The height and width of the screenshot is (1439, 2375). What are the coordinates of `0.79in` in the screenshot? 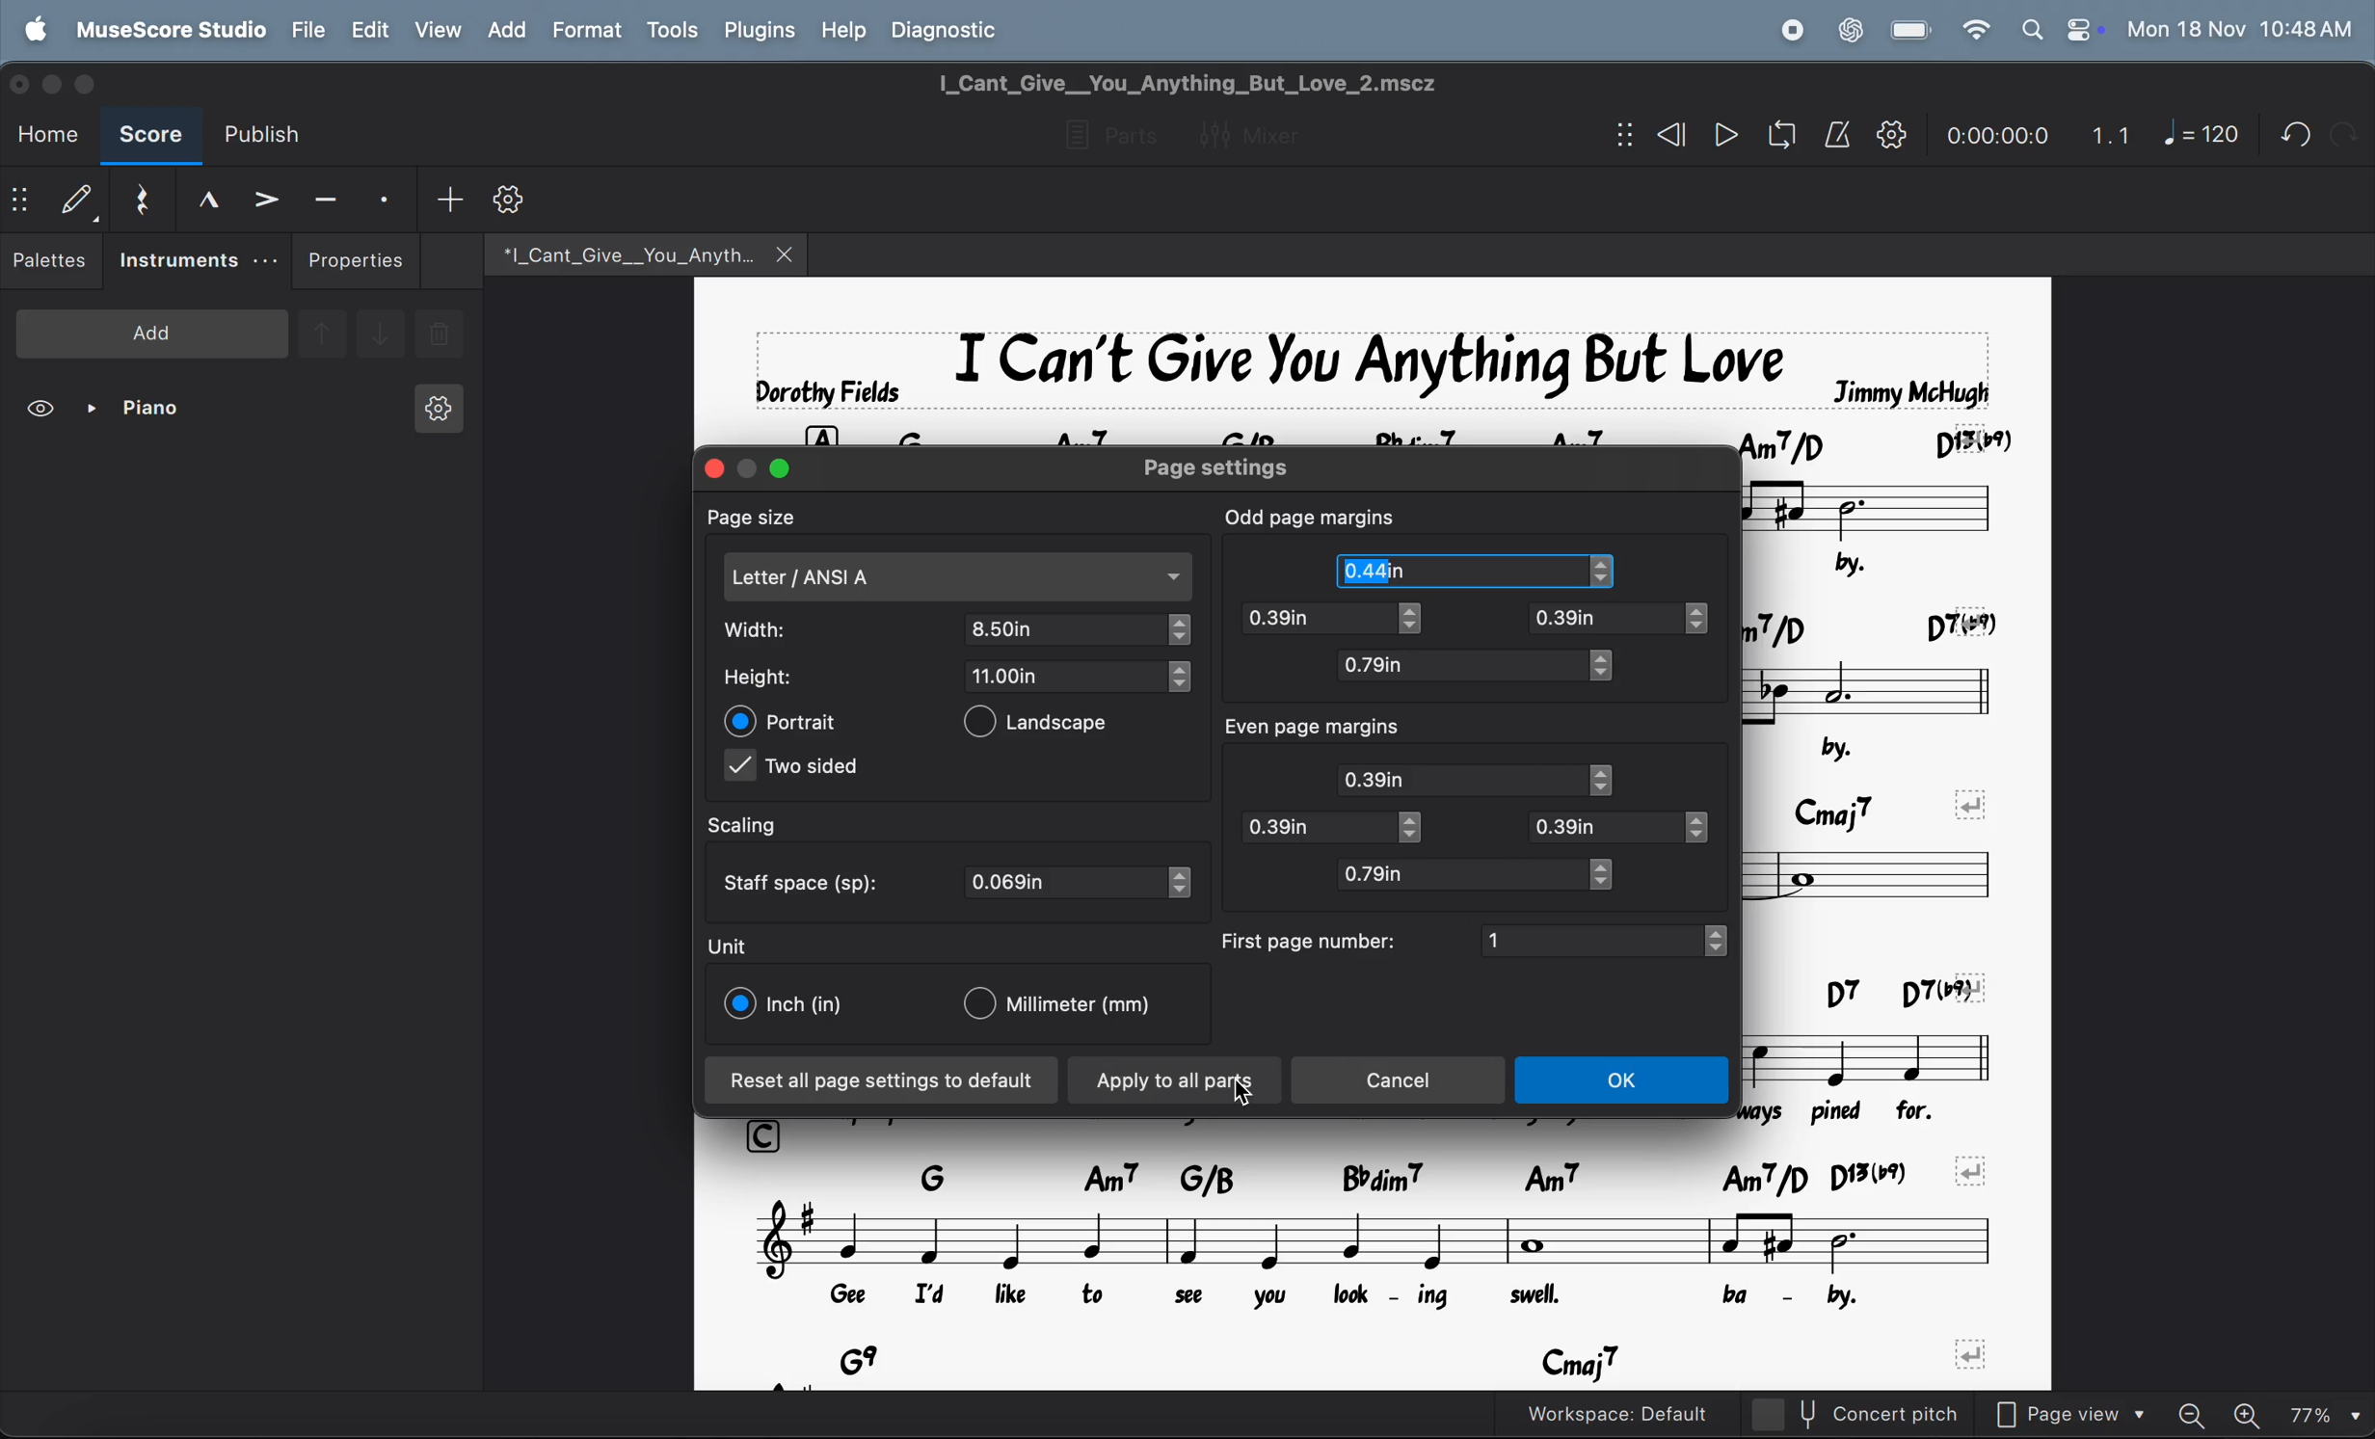 It's located at (1457, 874).